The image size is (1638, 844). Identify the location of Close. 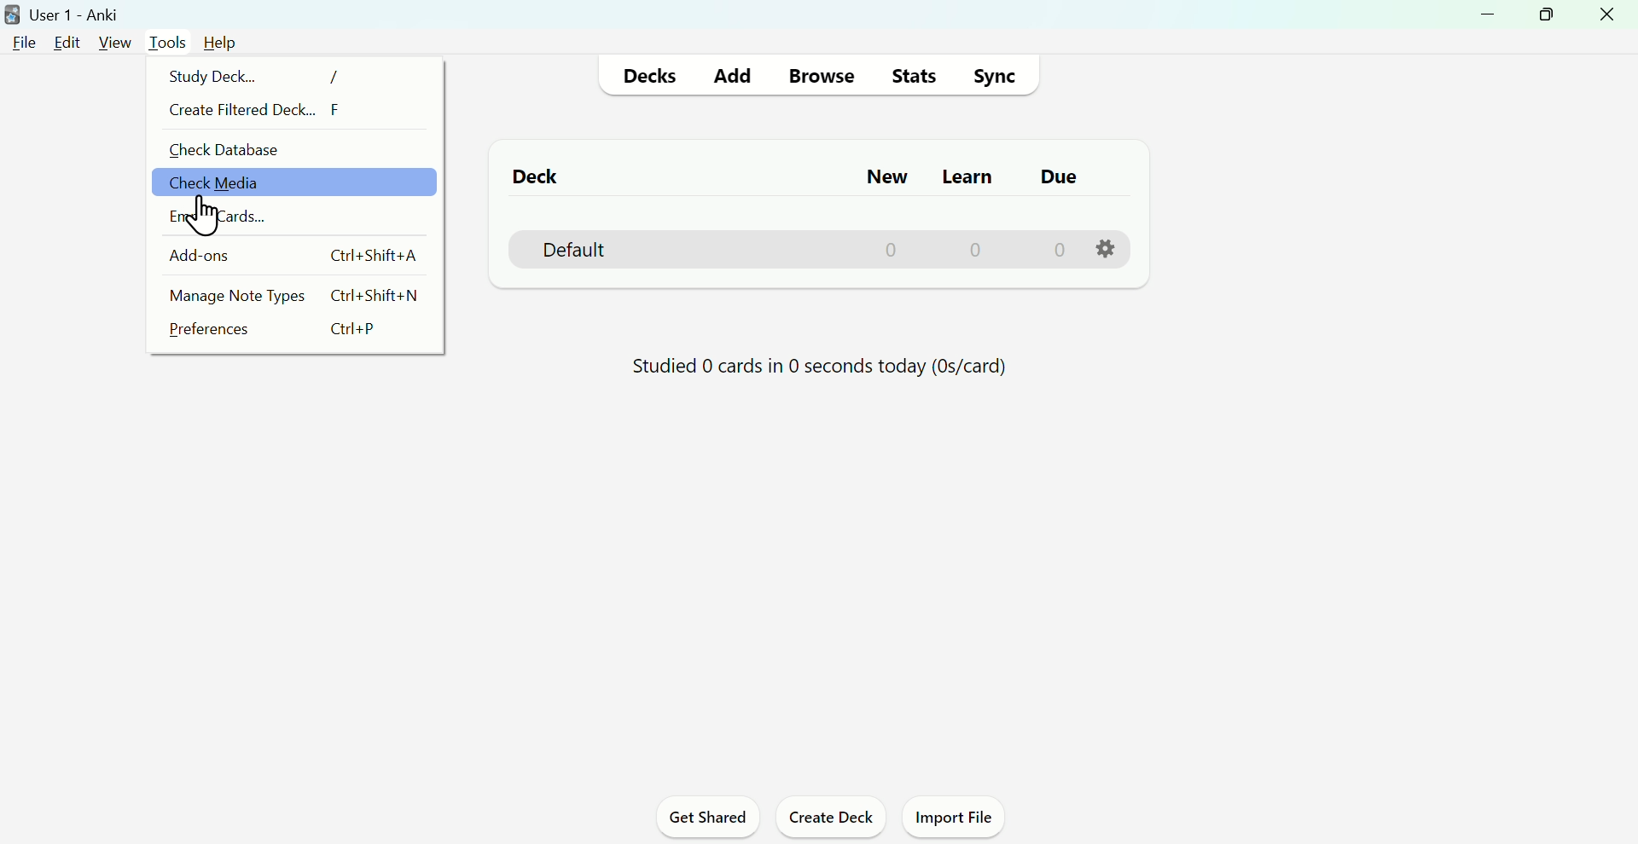
(1606, 18).